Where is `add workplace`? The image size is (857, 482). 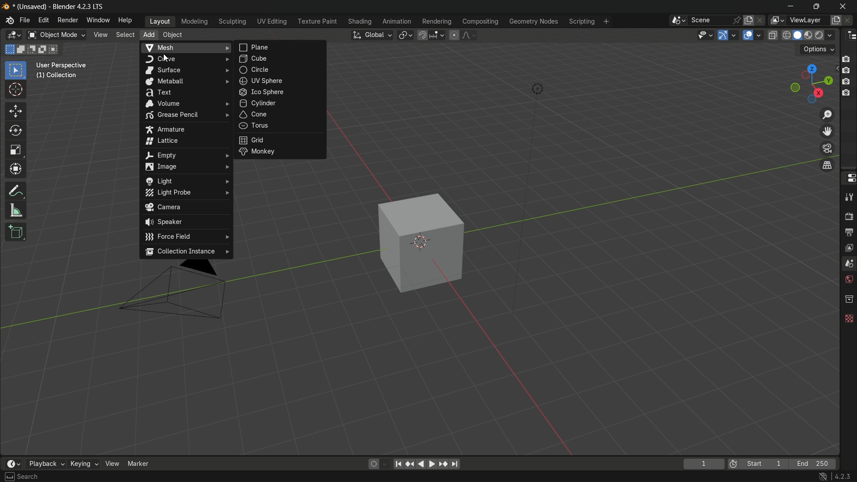 add workplace is located at coordinates (606, 22).